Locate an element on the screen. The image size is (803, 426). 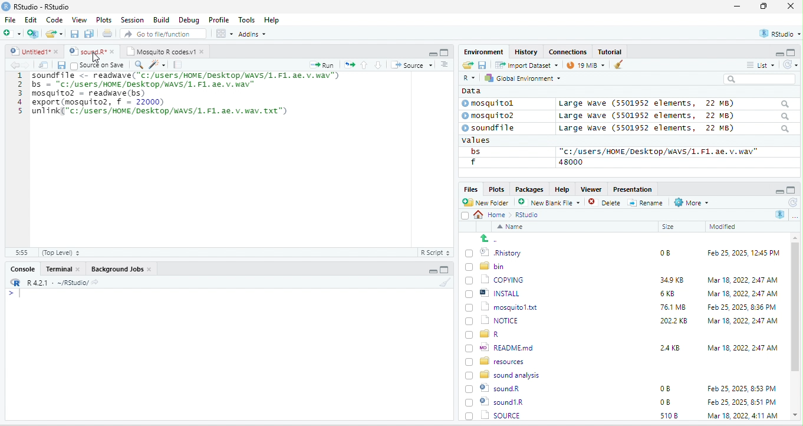
1 mosquitol.txt is located at coordinates (498, 306).